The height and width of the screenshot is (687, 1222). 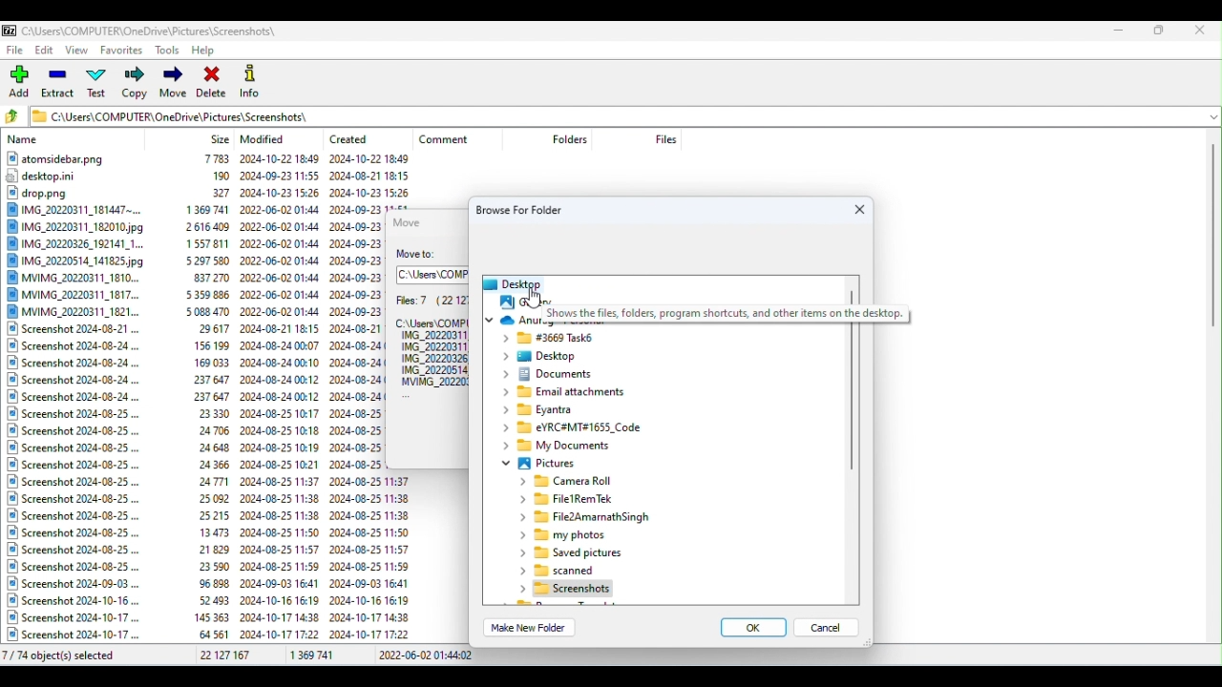 What do you see at coordinates (665, 138) in the screenshot?
I see `Files` at bounding box center [665, 138].